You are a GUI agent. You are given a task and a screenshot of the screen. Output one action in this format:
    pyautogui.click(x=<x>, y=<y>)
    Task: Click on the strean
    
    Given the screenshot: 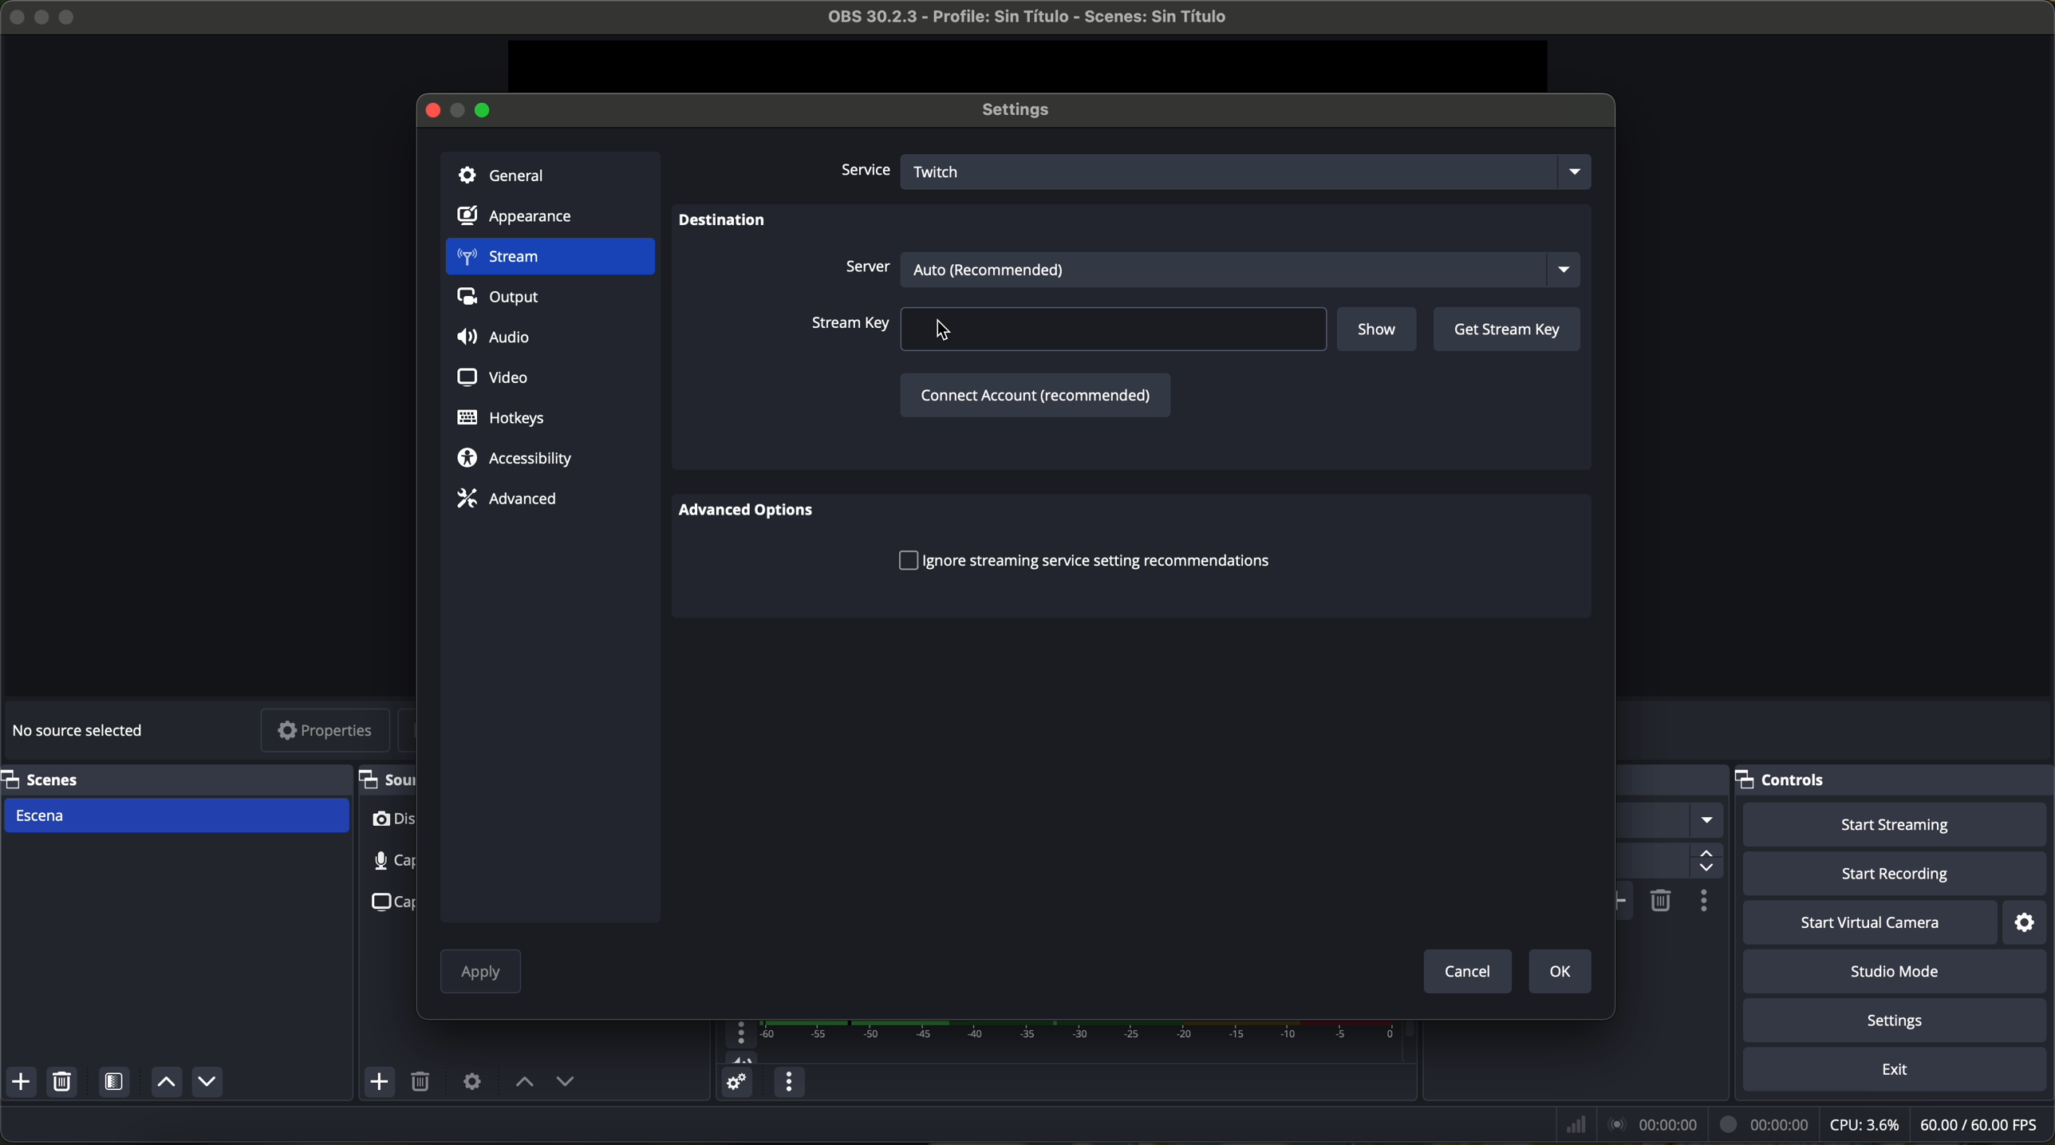 What is the action you would take?
    pyautogui.click(x=549, y=259)
    